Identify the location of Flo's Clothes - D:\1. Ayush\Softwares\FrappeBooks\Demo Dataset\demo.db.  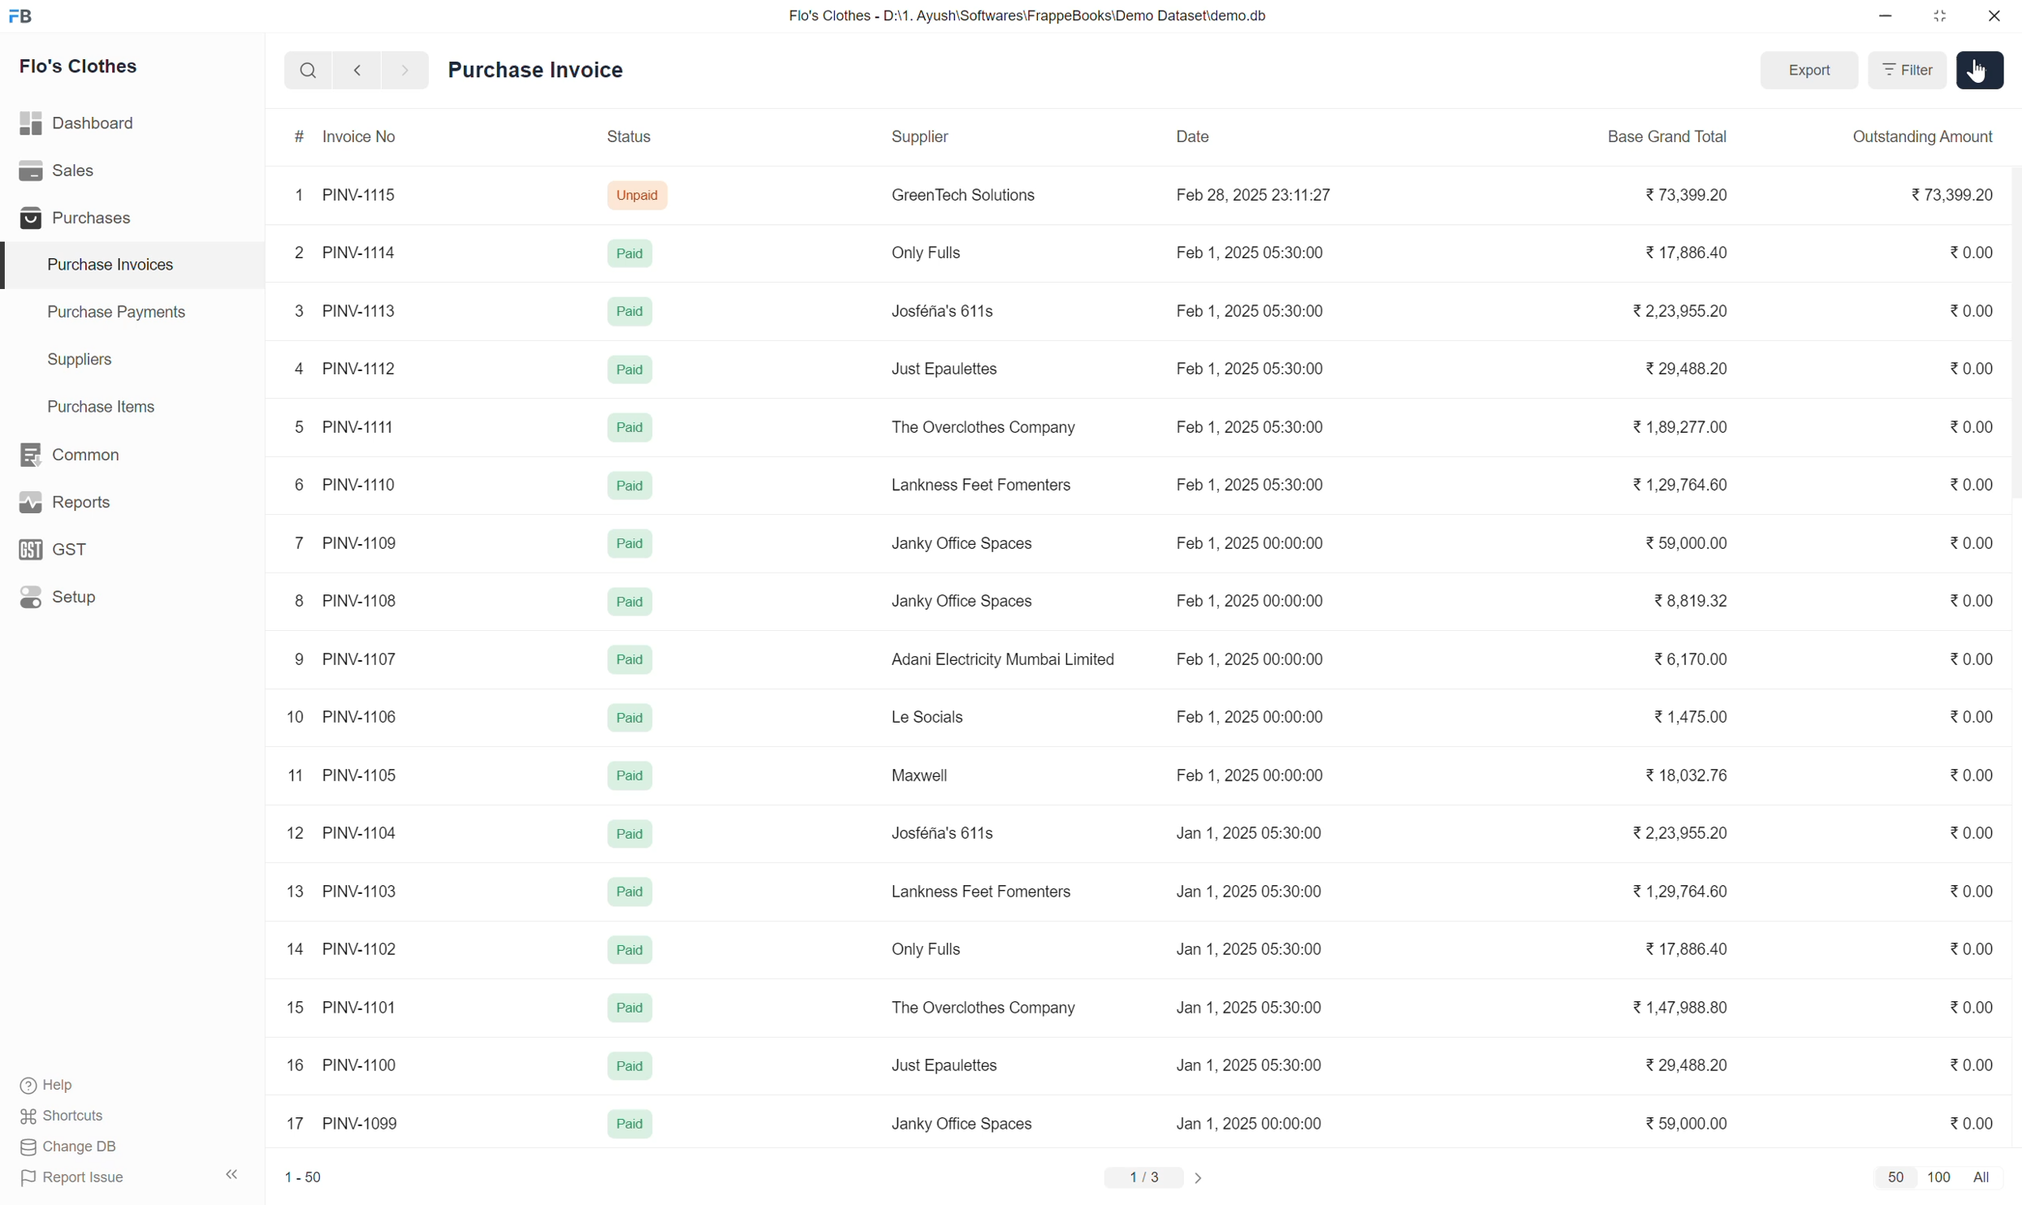
(1026, 16).